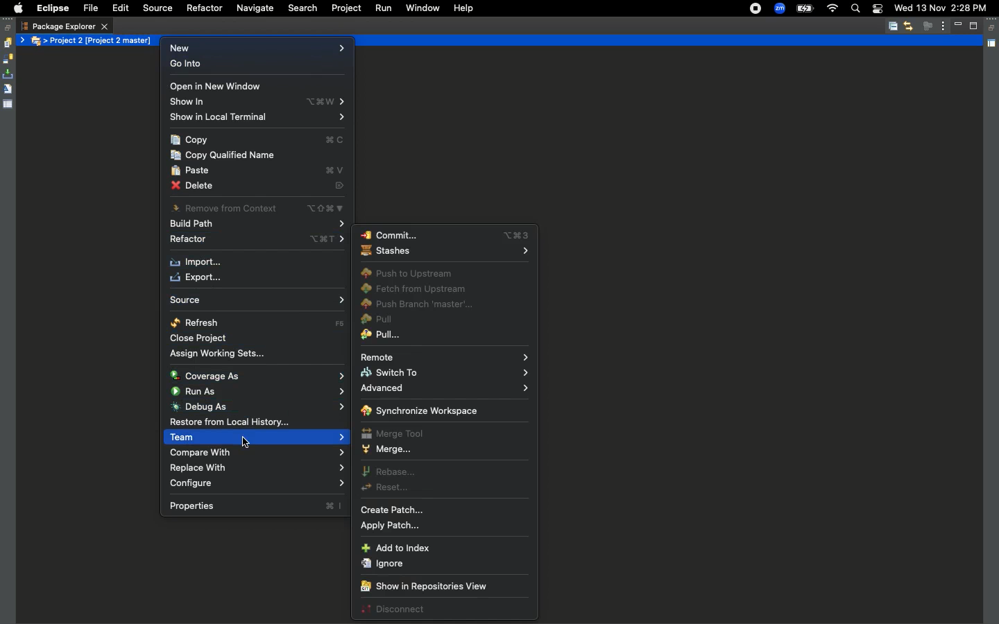  What do you see at coordinates (120, 9) in the screenshot?
I see `Edit` at bounding box center [120, 9].